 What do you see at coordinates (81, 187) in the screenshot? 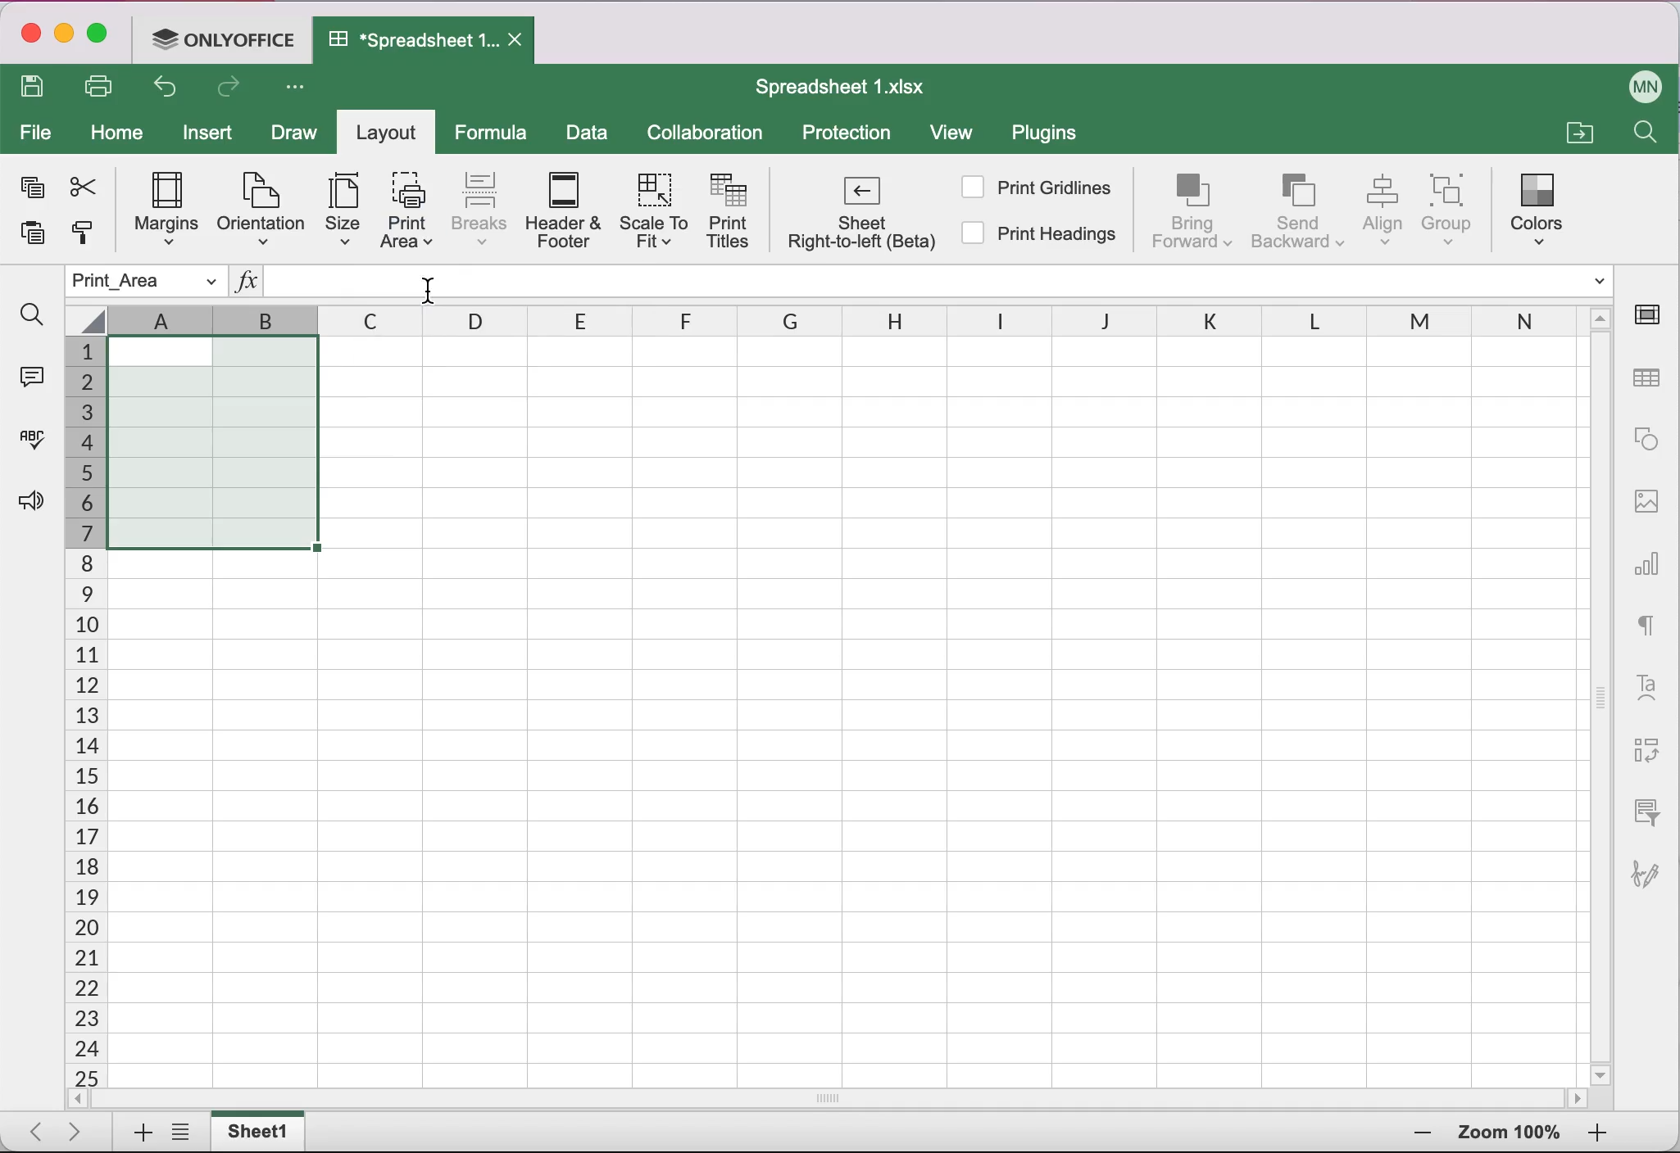
I see `cut` at bounding box center [81, 187].